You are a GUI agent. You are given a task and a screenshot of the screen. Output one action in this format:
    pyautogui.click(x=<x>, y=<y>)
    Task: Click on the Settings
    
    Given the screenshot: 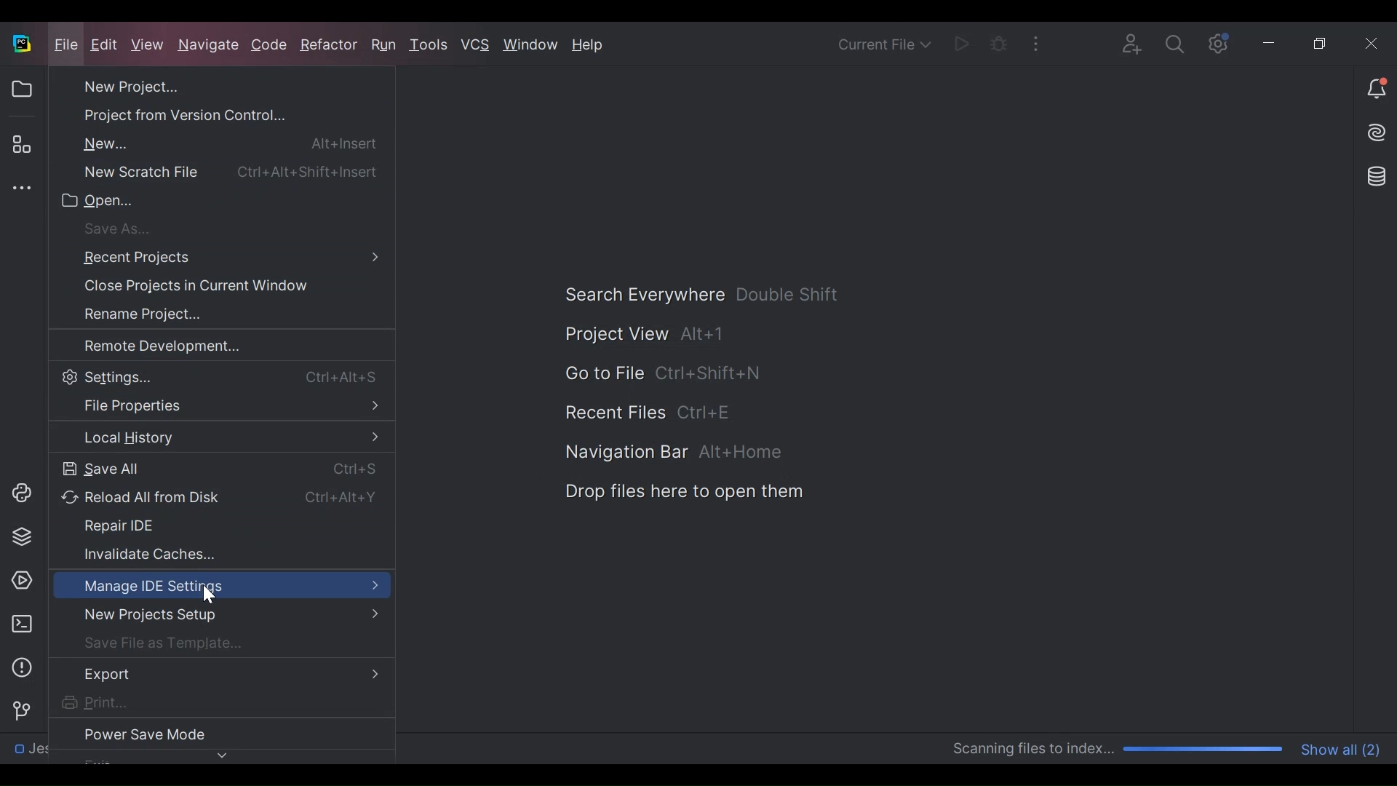 What is the action you would take?
    pyautogui.click(x=1215, y=42)
    